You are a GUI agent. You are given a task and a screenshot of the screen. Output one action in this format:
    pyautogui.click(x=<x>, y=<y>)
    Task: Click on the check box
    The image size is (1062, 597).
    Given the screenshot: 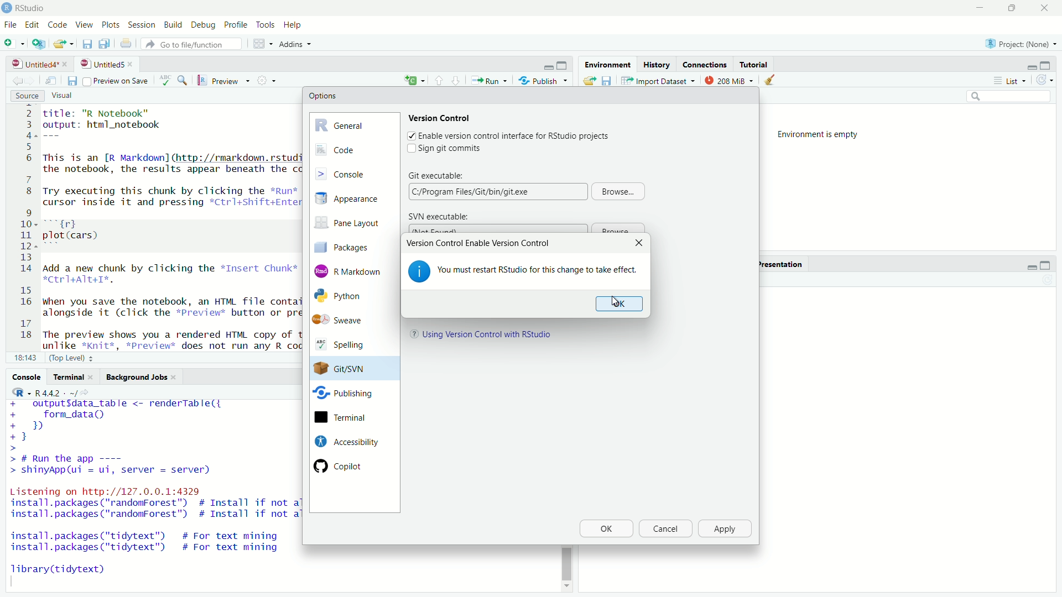 What is the action you would take?
    pyautogui.click(x=408, y=149)
    